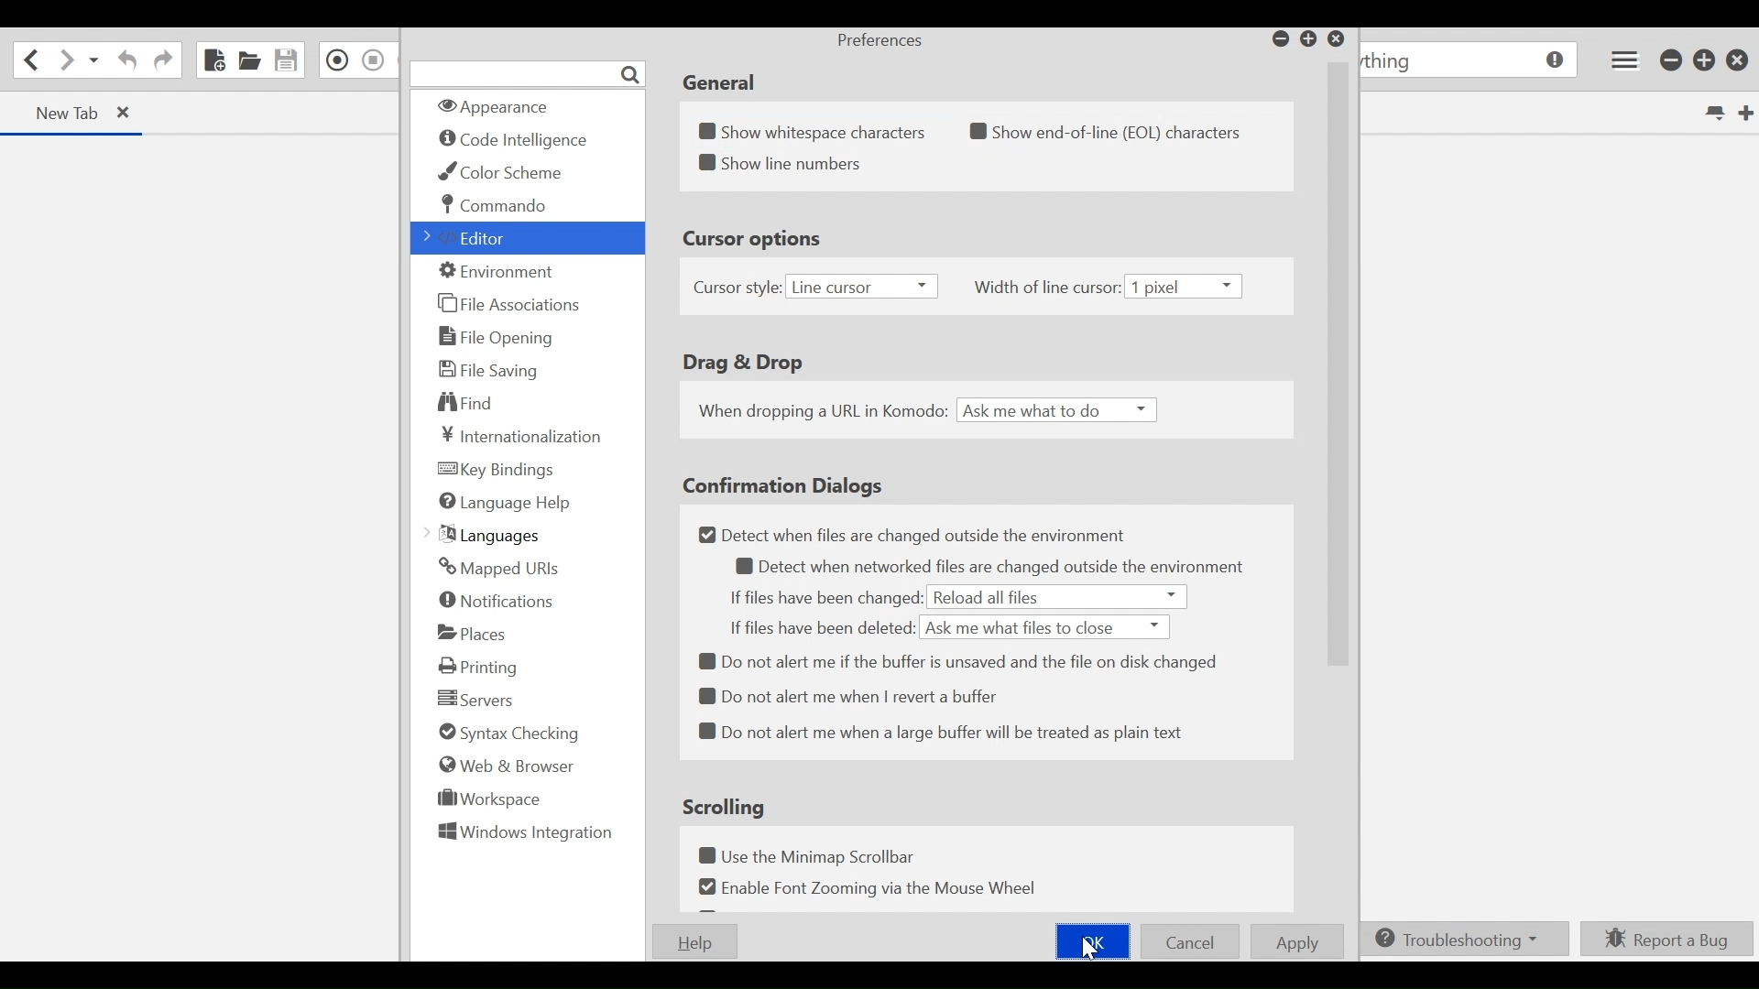 This screenshot has width=1759, height=989. Describe the element at coordinates (822, 626) in the screenshot. I see `If Files have been deleted:` at that location.